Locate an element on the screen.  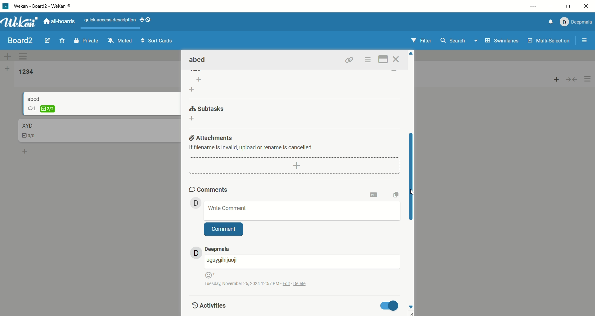
sort cards is located at coordinates (156, 41).